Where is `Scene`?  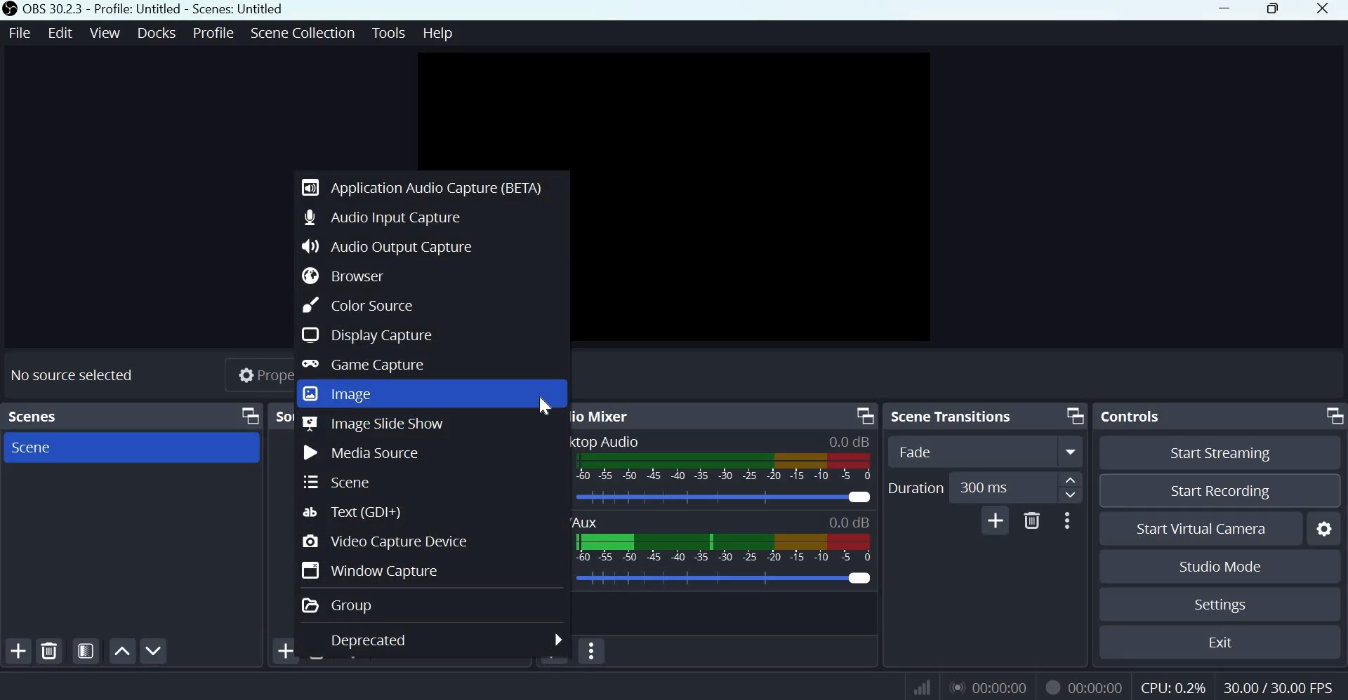 Scene is located at coordinates (343, 481).